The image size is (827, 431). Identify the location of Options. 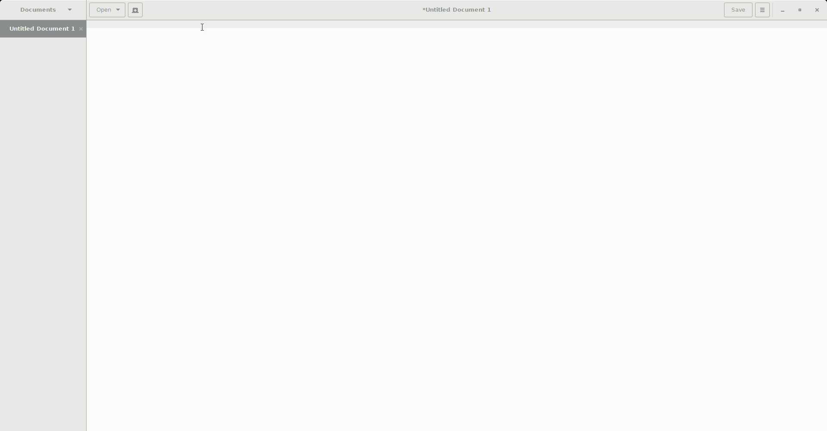
(764, 11).